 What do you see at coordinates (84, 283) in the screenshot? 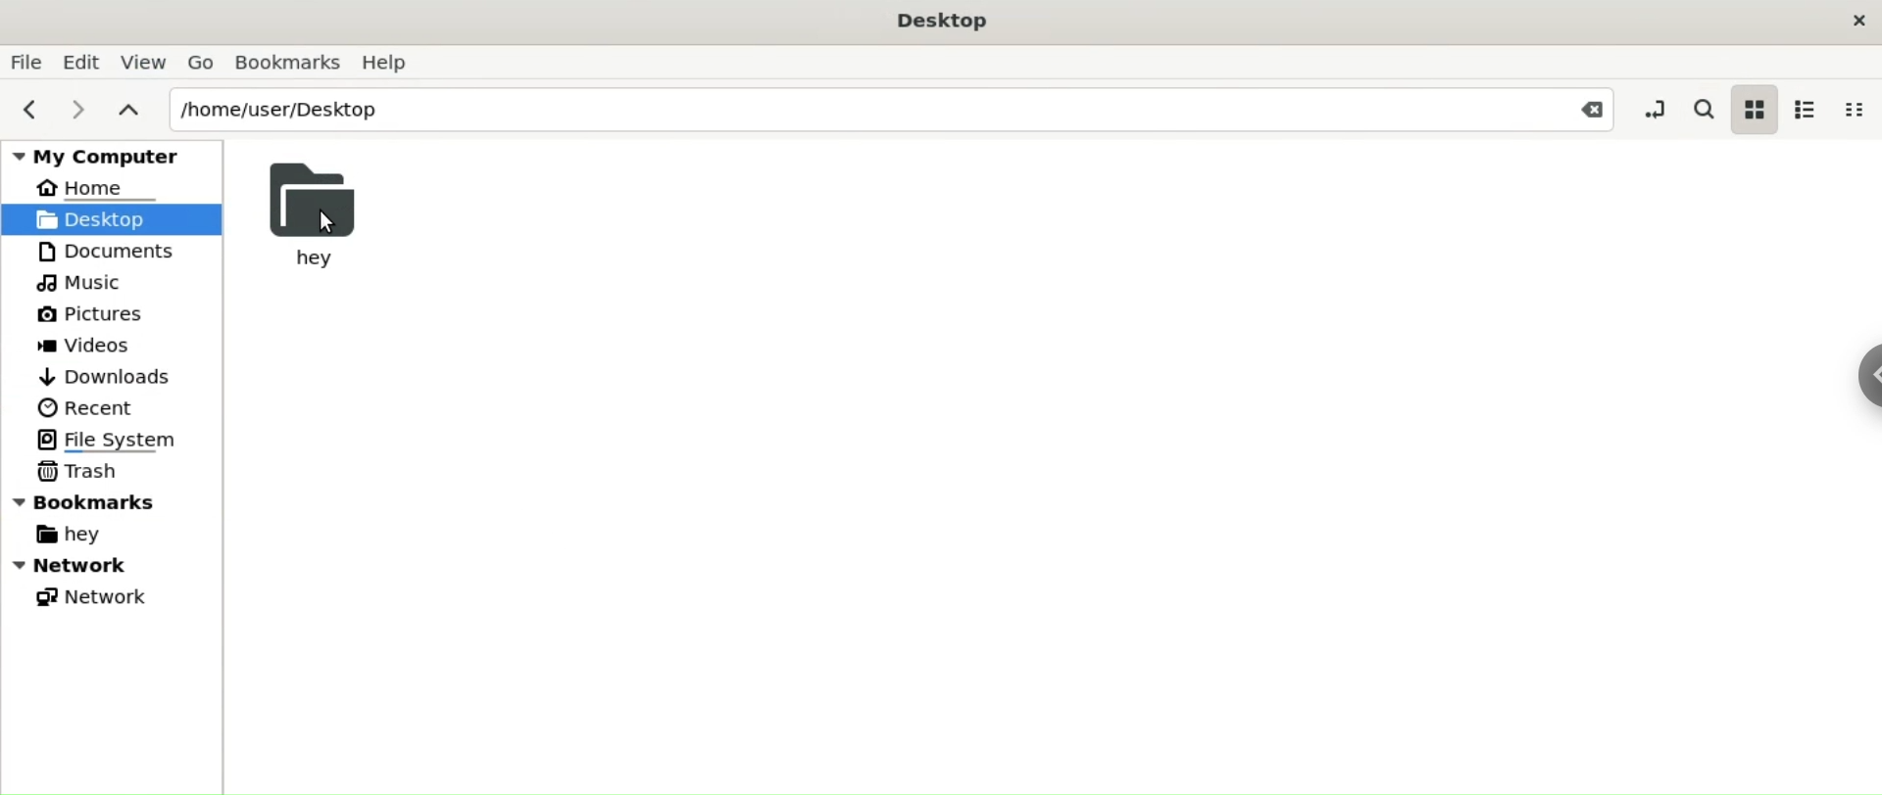
I see `Music` at bounding box center [84, 283].